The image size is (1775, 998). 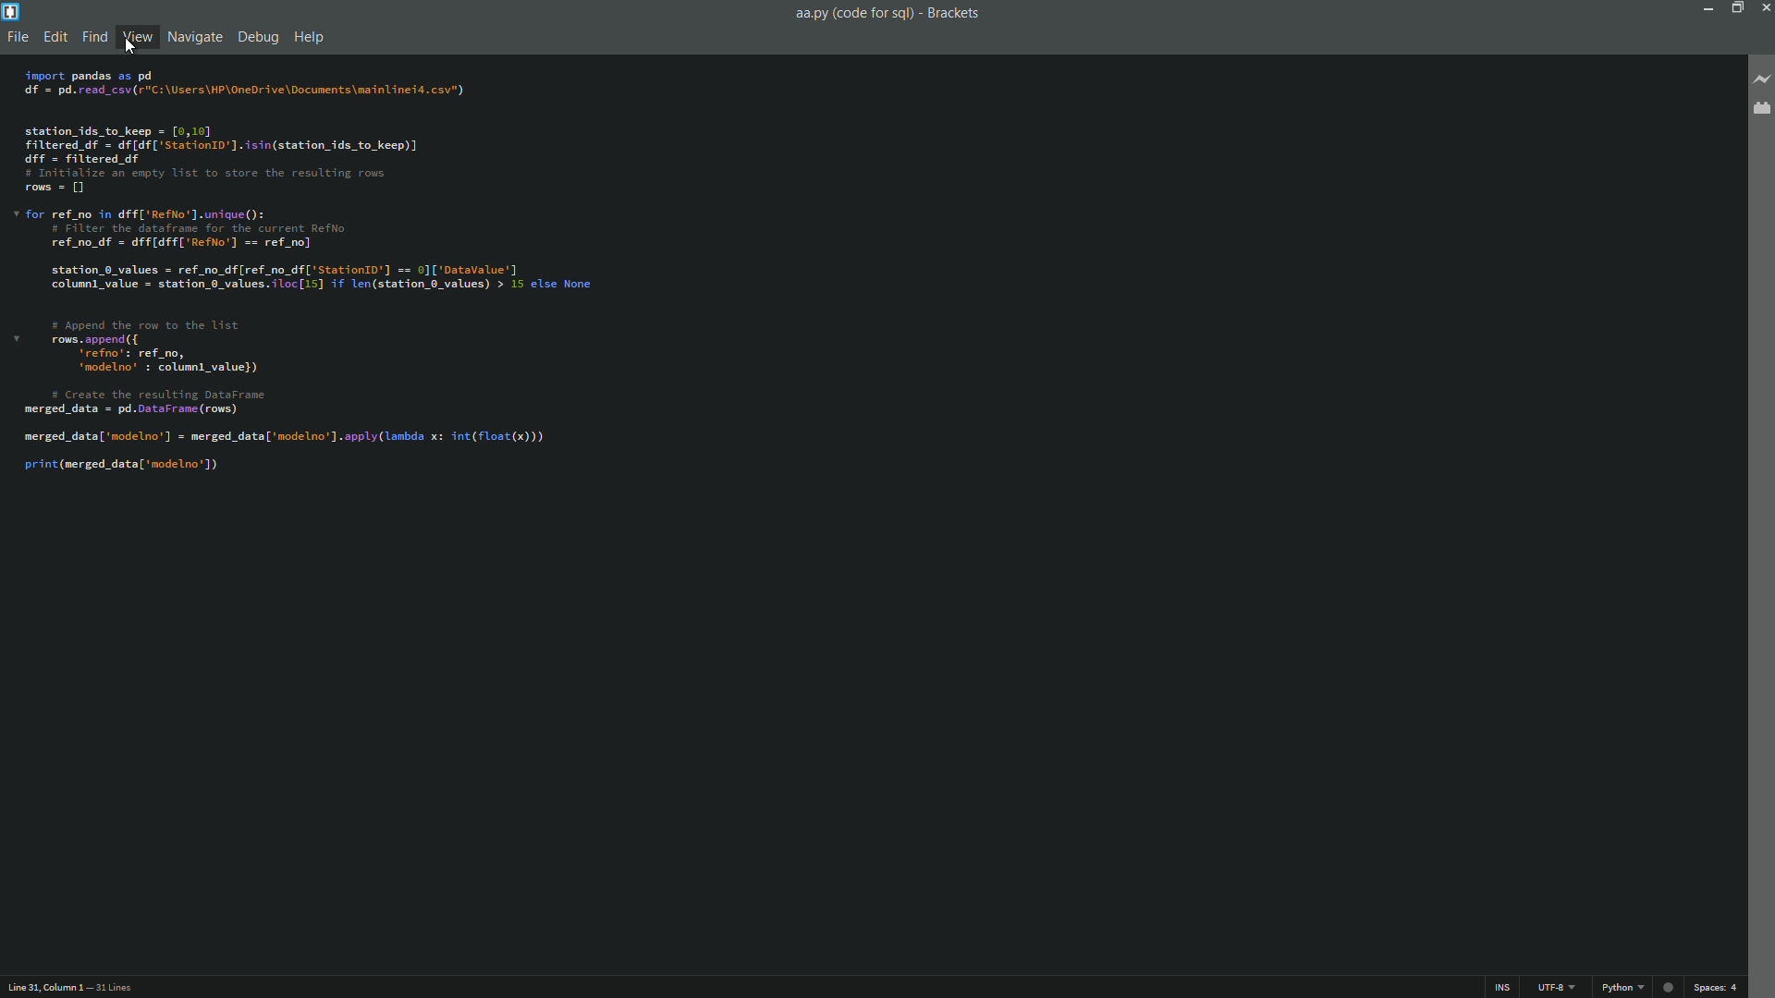 What do you see at coordinates (11, 12) in the screenshot?
I see `app icon` at bounding box center [11, 12].